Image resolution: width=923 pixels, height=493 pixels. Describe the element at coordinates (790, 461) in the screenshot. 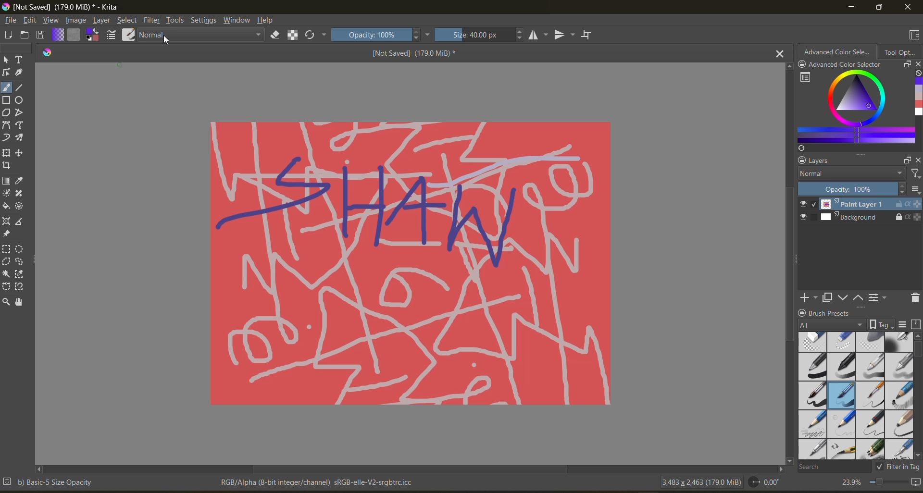

I see `scroll down` at that location.